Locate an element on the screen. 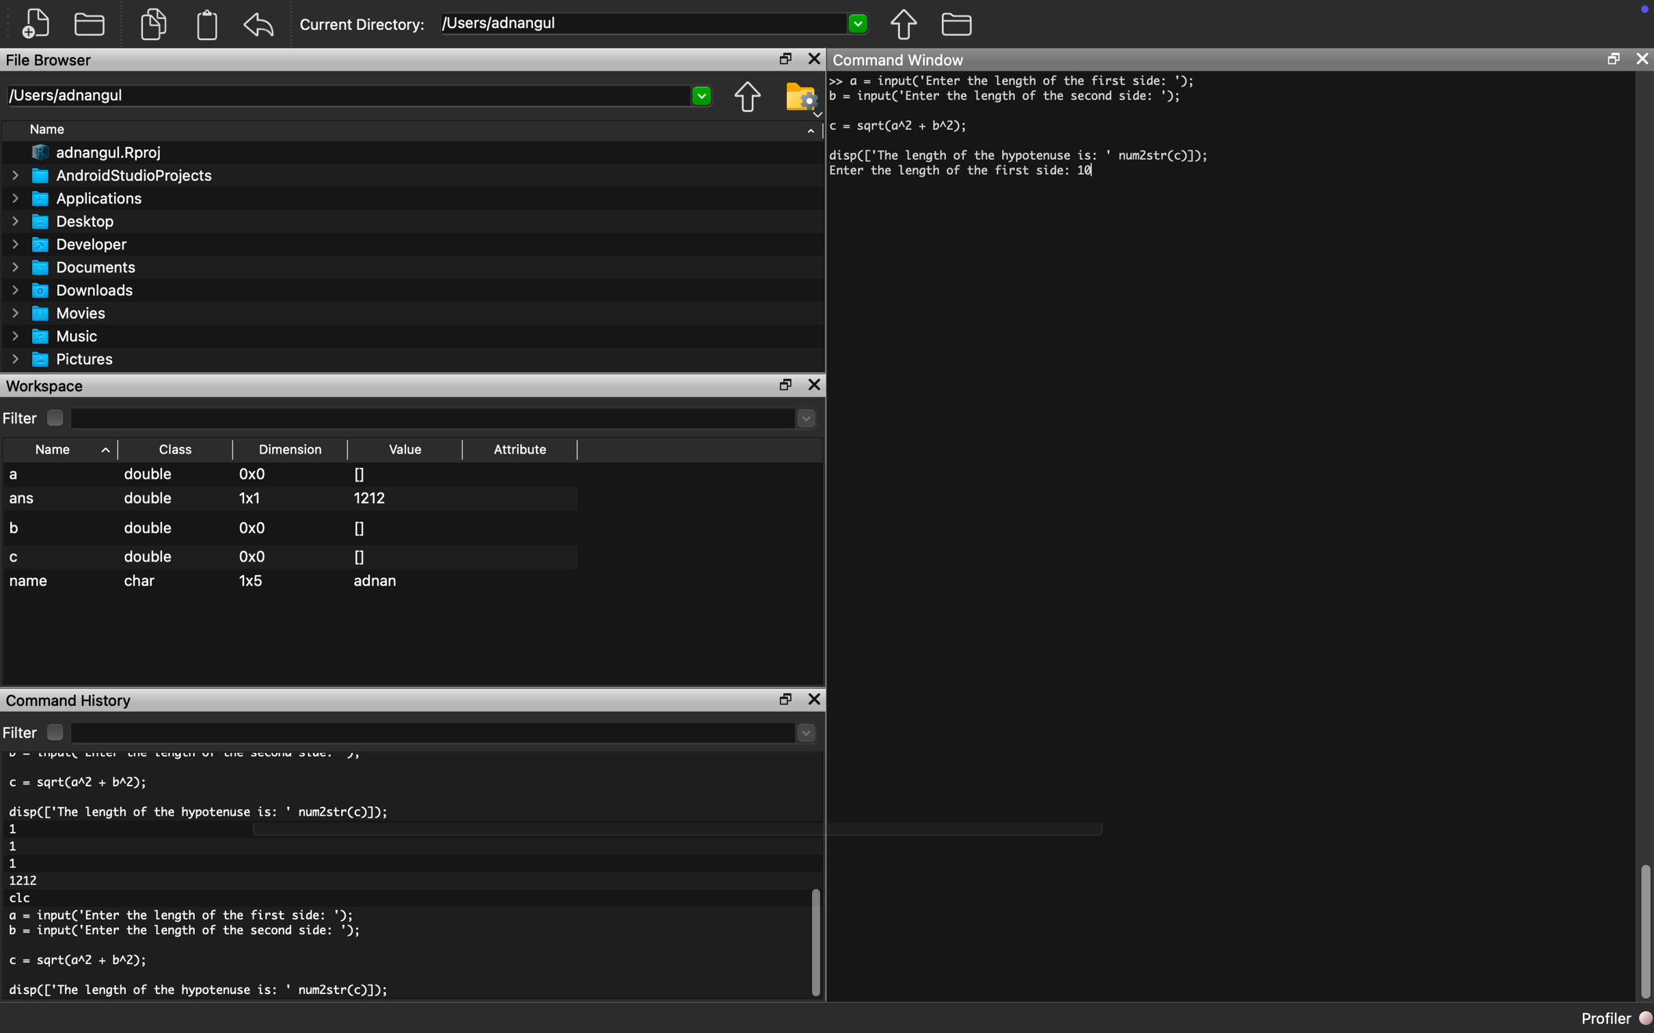  double is located at coordinates (150, 476).